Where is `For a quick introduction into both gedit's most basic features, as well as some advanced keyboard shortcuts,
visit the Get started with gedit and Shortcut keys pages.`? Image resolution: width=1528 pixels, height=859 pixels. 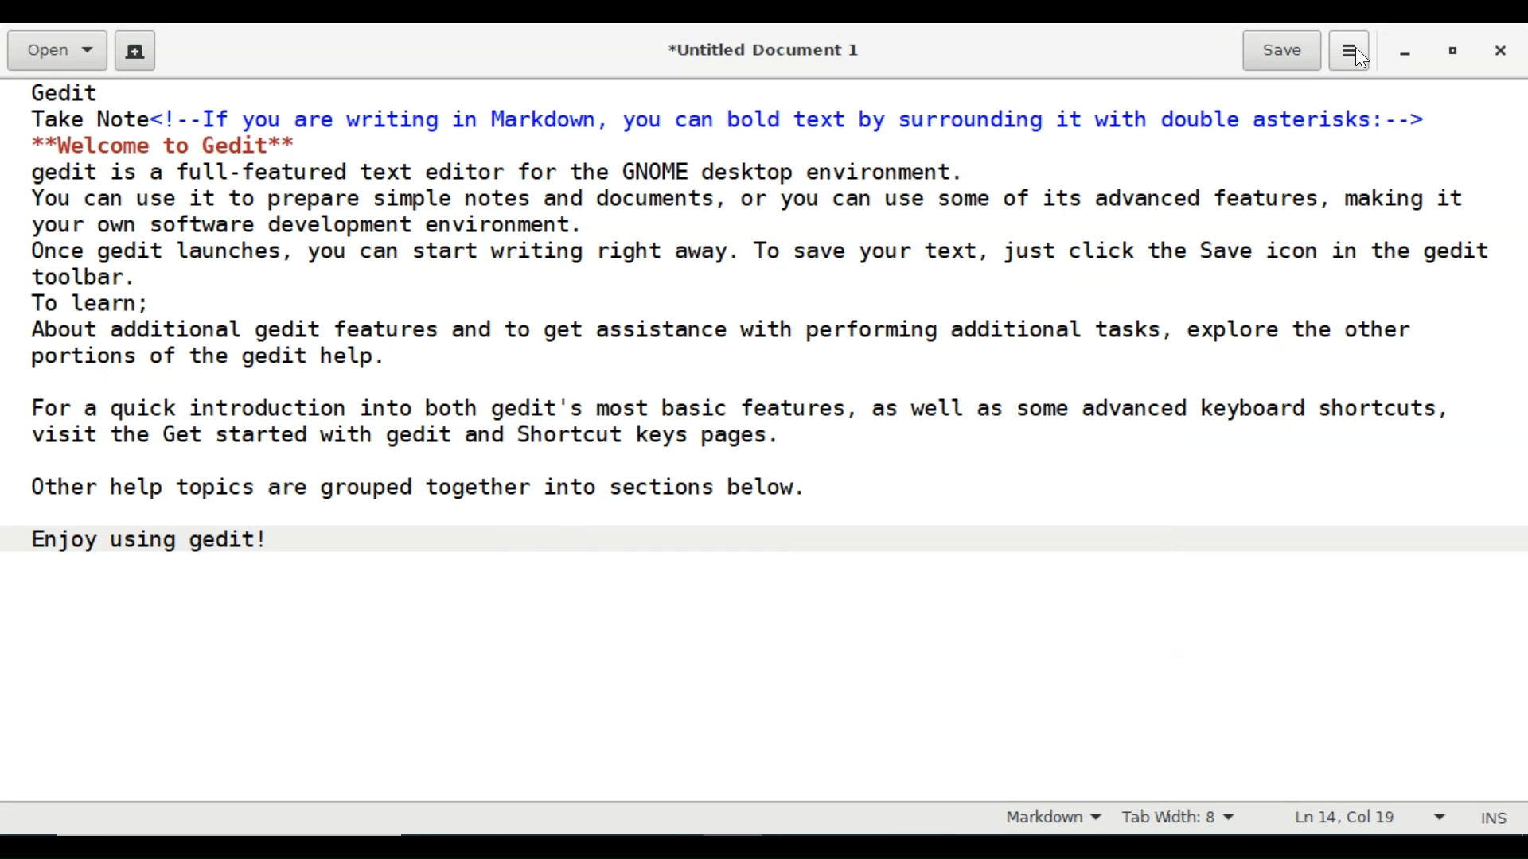
For a quick introduction into both gedit's most basic features, as well as some advanced keyboard shortcuts,
visit the Get started with gedit and Shortcut keys pages. is located at coordinates (740, 422).